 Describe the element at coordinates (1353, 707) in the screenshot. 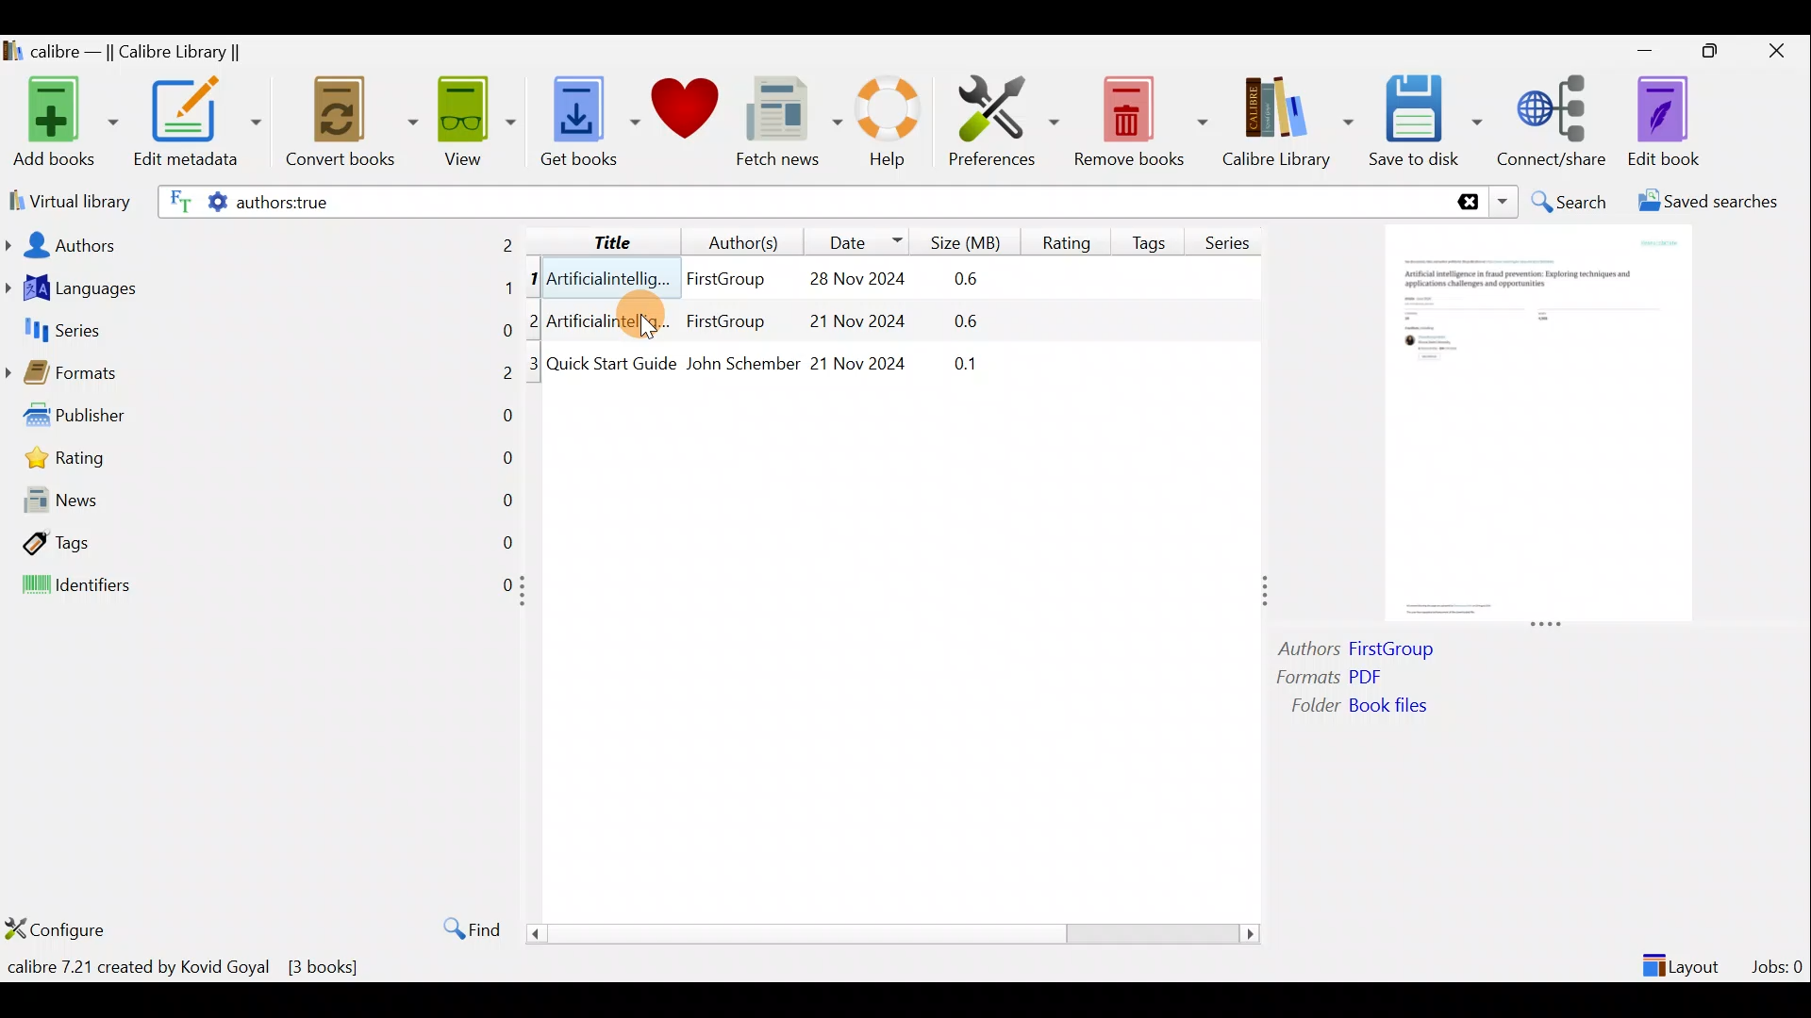

I see `Folder: Book files` at that location.